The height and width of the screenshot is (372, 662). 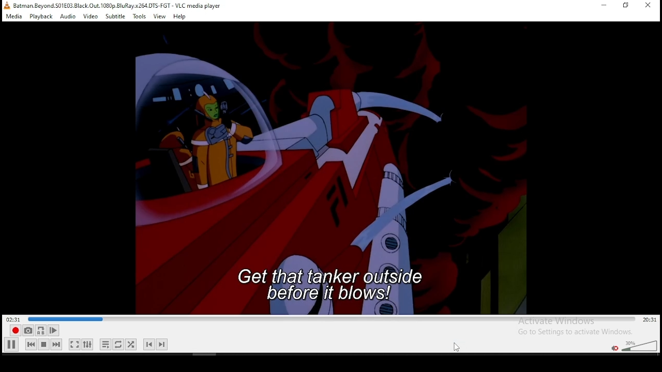 I want to click on close window, so click(x=649, y=6).